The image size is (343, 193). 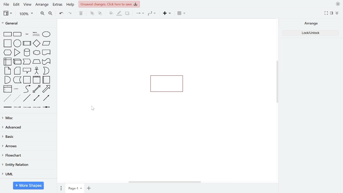 I want to click on advanced, so click(x=28, y=128).